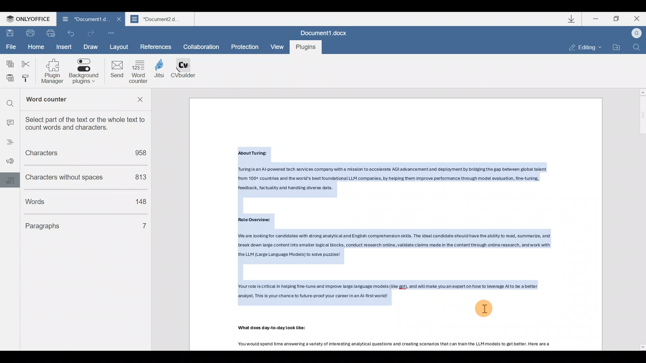  What do you see at coordinates (617, 21) in the screenshot?
I see `Maximize` at bounding box center [617, 21].